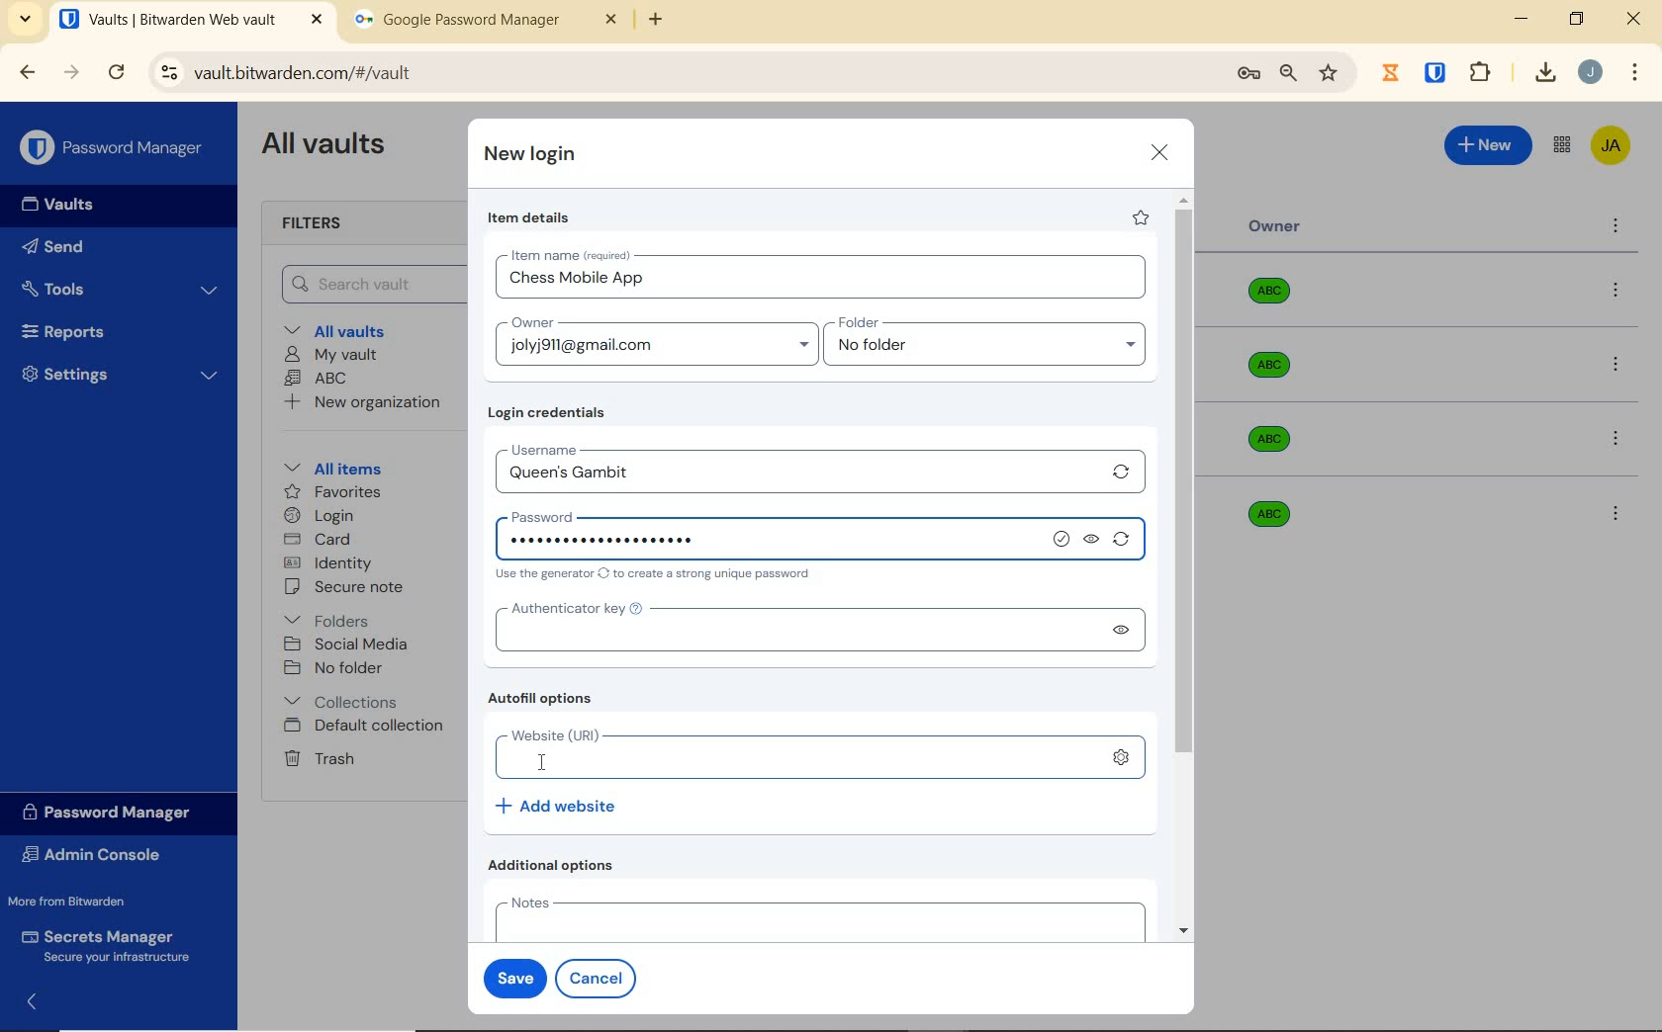  I want to click on cancel, so click(600, 978).